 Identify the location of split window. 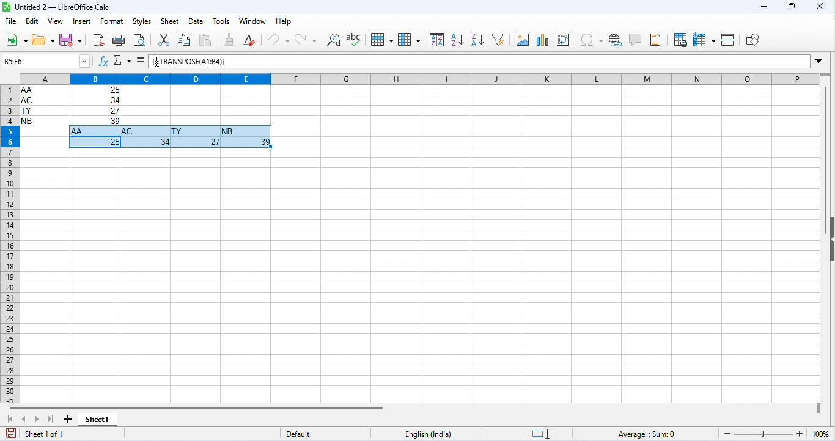
(729, 39).